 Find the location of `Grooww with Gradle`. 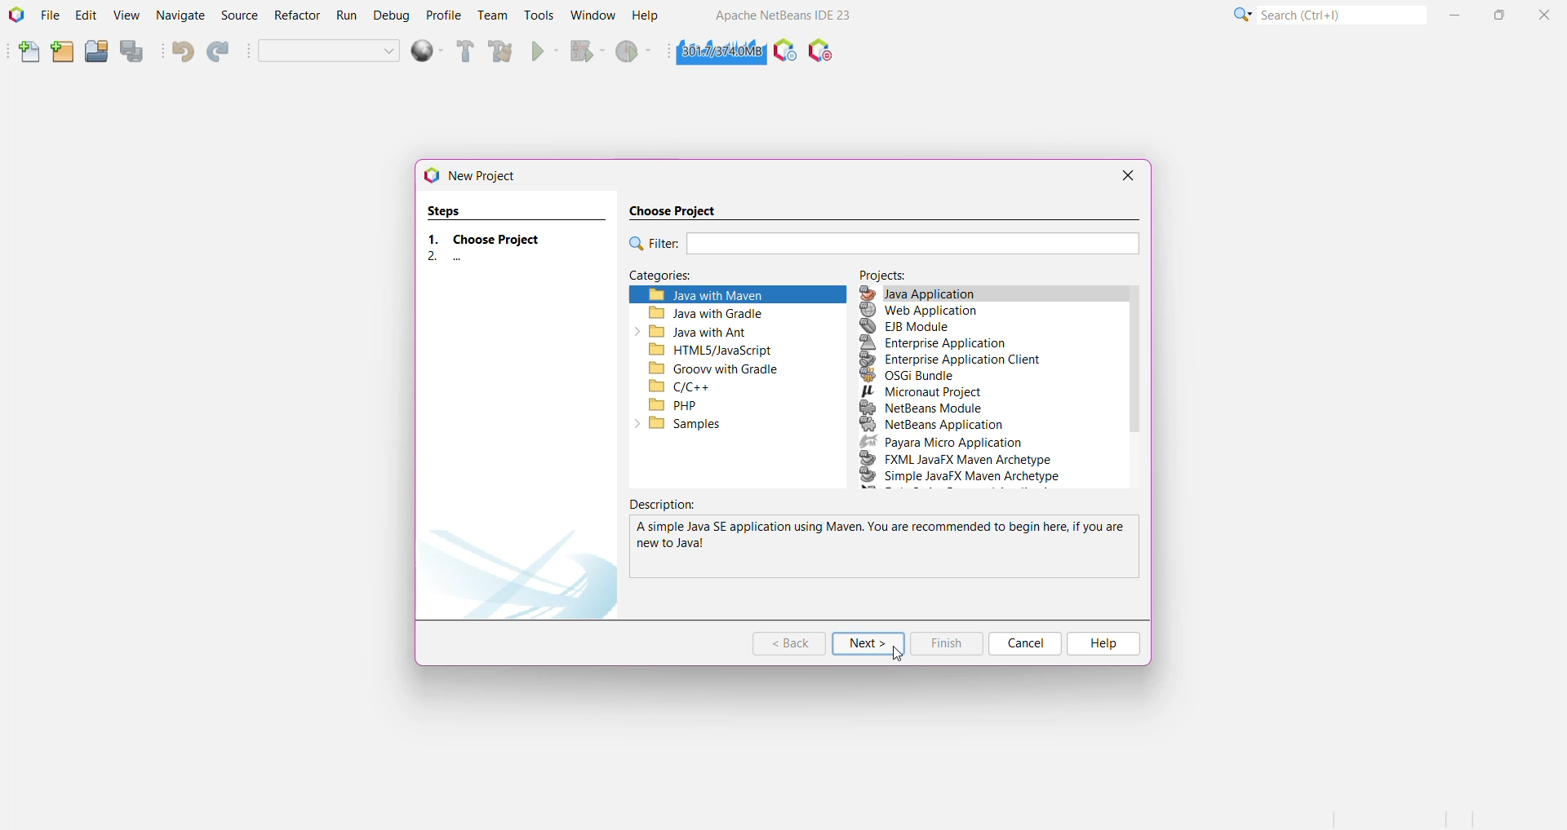

Grooww with Gradle is located at coordinates (739, 367).